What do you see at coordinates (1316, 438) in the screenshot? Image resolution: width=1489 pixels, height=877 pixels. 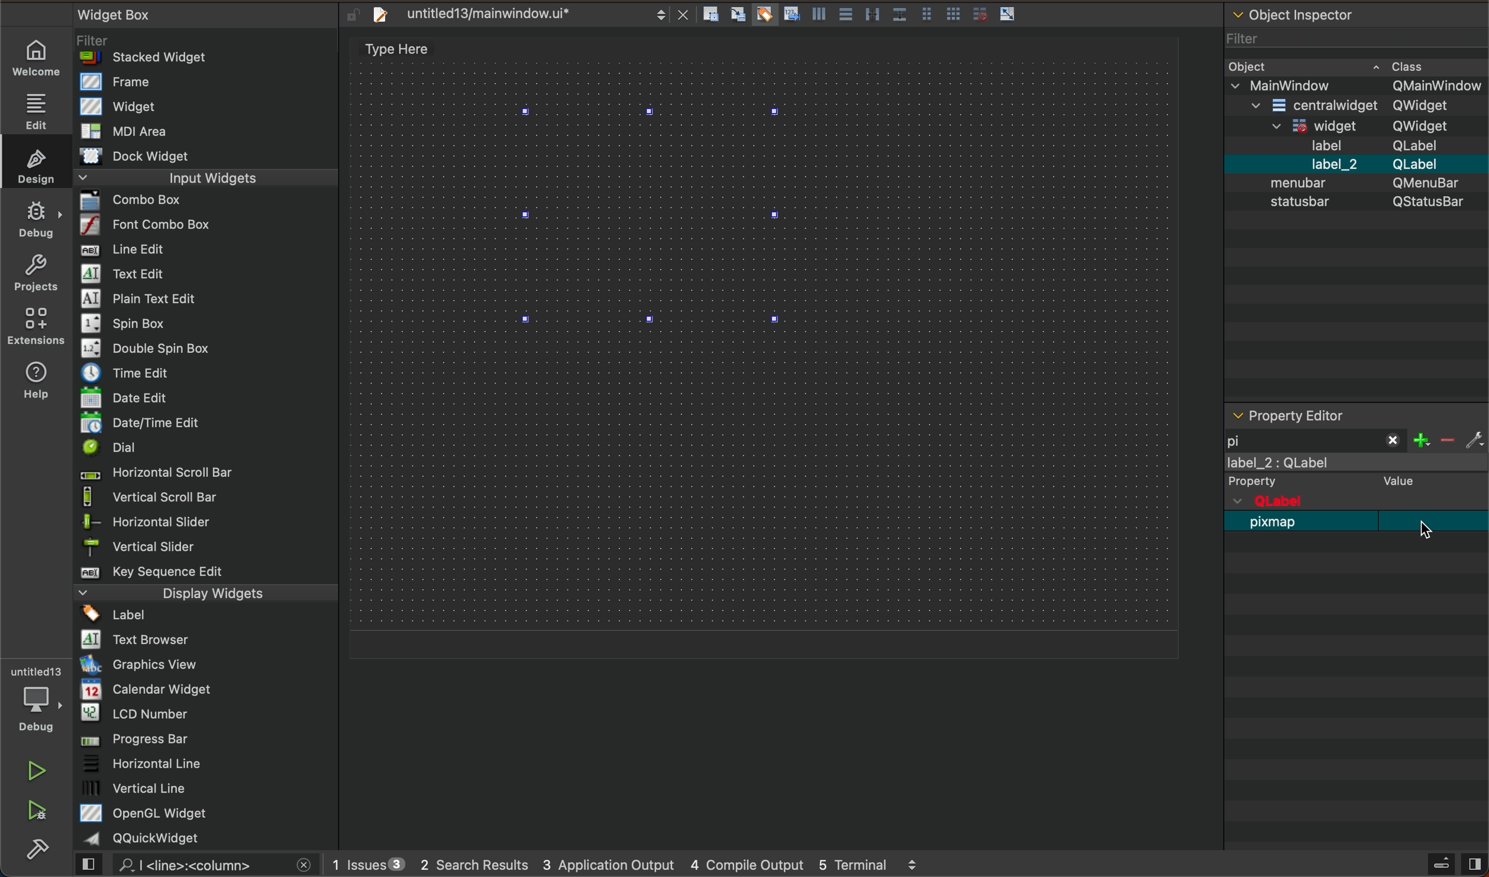 I see `filetr pixmap` at bounding box center [1316, 438].